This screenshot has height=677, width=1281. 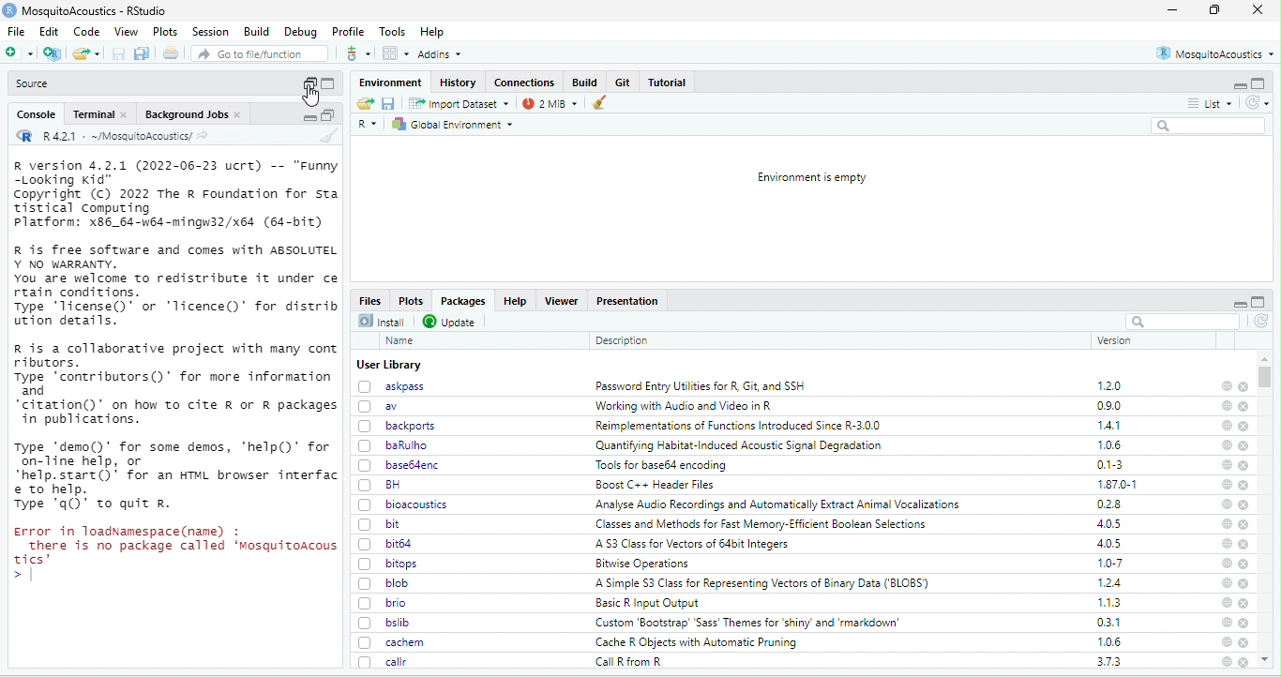 What do you see at coordinates (1115, 340) in the screenshot?
I see `version` at bounding box center [1115, 340].